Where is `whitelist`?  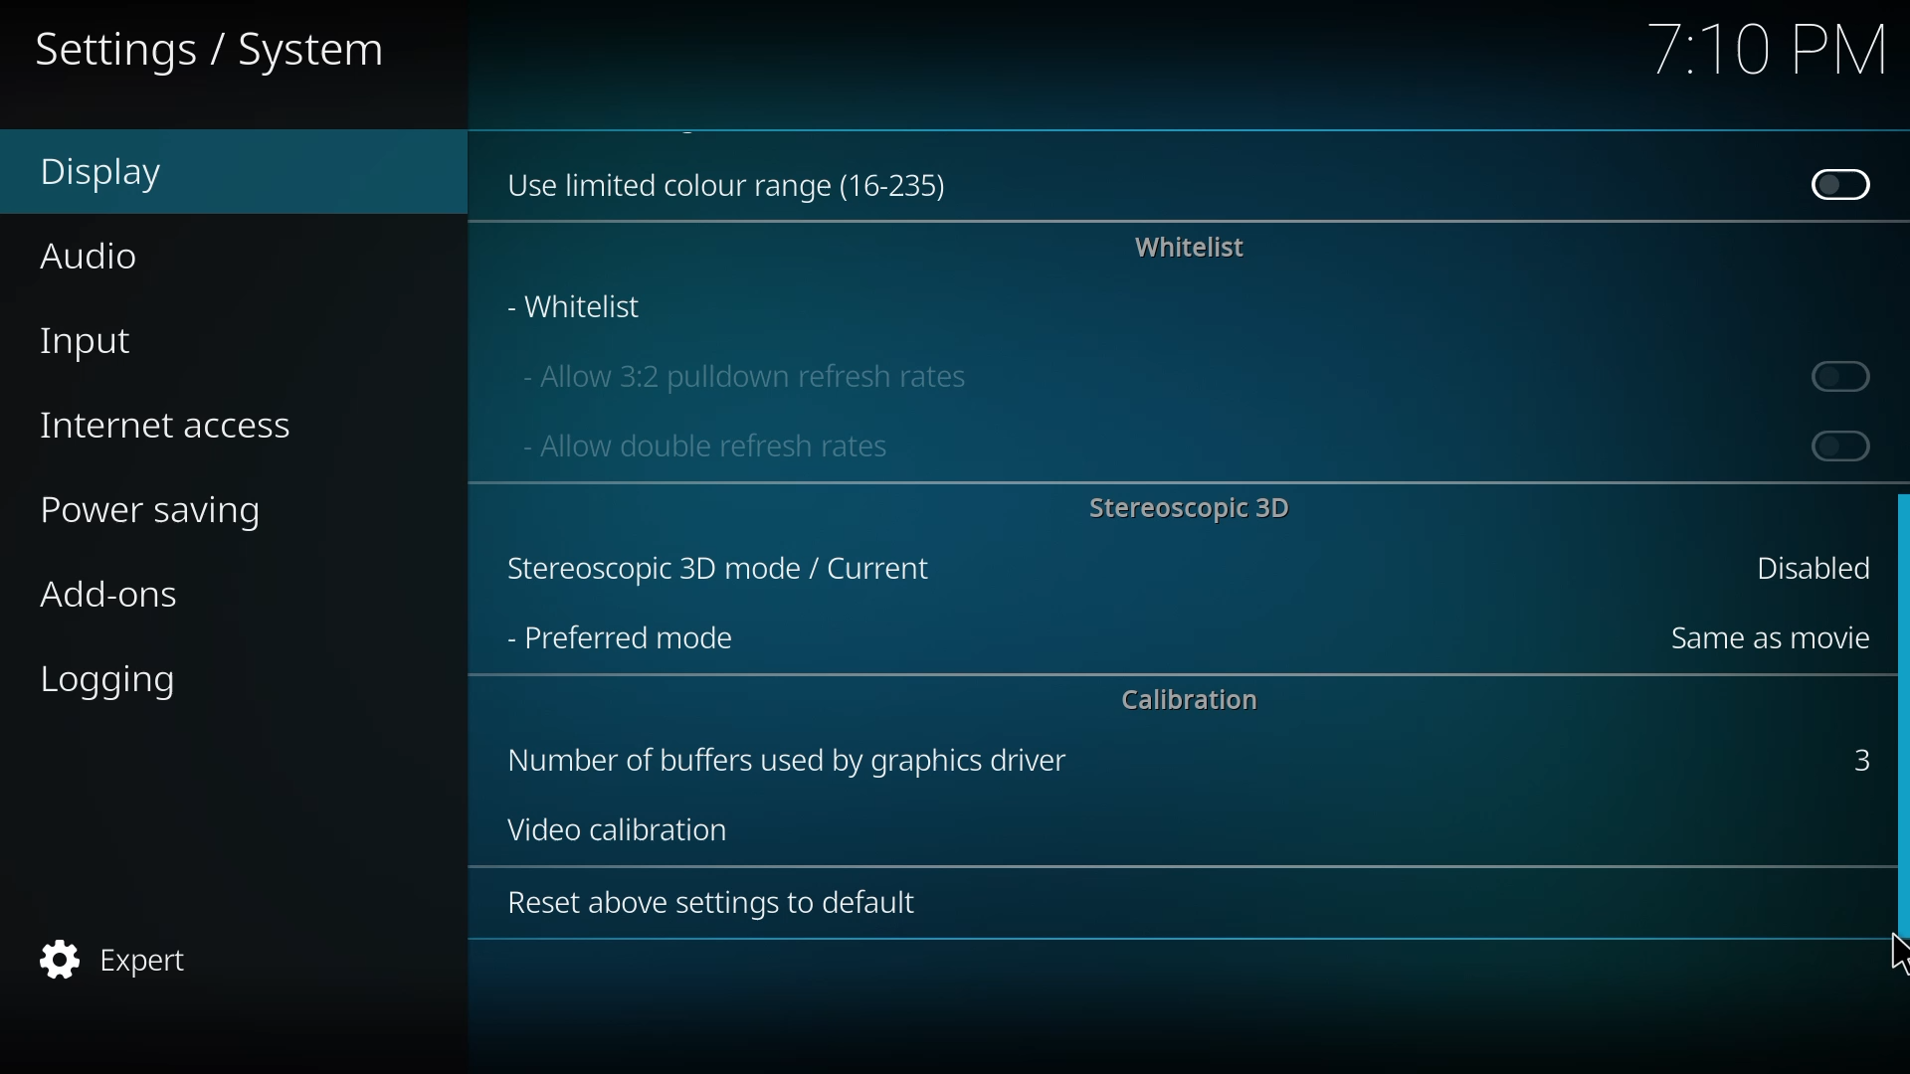
whitelist is located at coordinates (579, 306).